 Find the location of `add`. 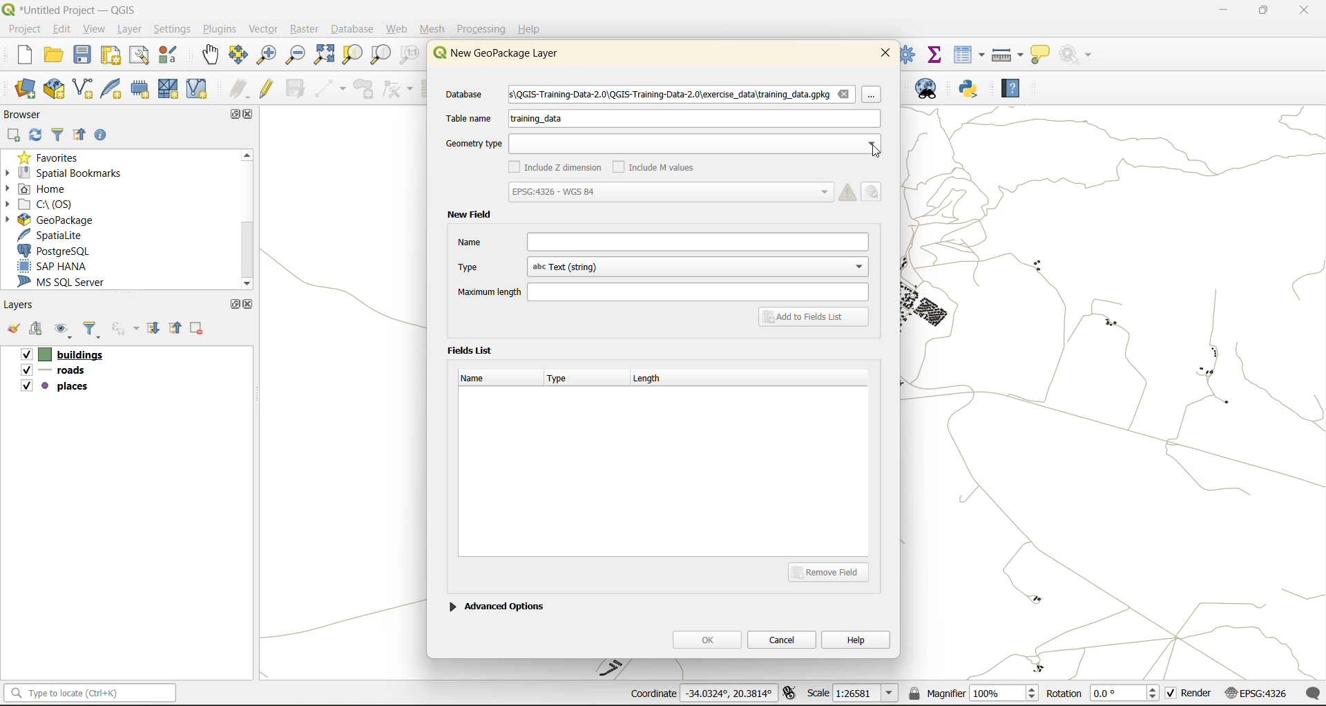

add is located at coordinates (15, 135).